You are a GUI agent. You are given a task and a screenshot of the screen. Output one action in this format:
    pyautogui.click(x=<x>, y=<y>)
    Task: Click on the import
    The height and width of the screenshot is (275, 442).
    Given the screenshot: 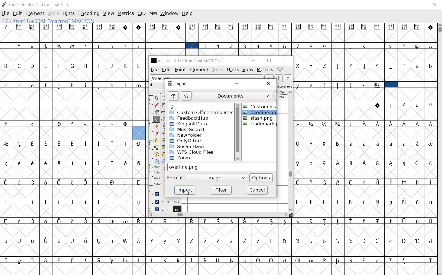 What is the action you would take?
    pyautogui.click(x=185, y=190)
    